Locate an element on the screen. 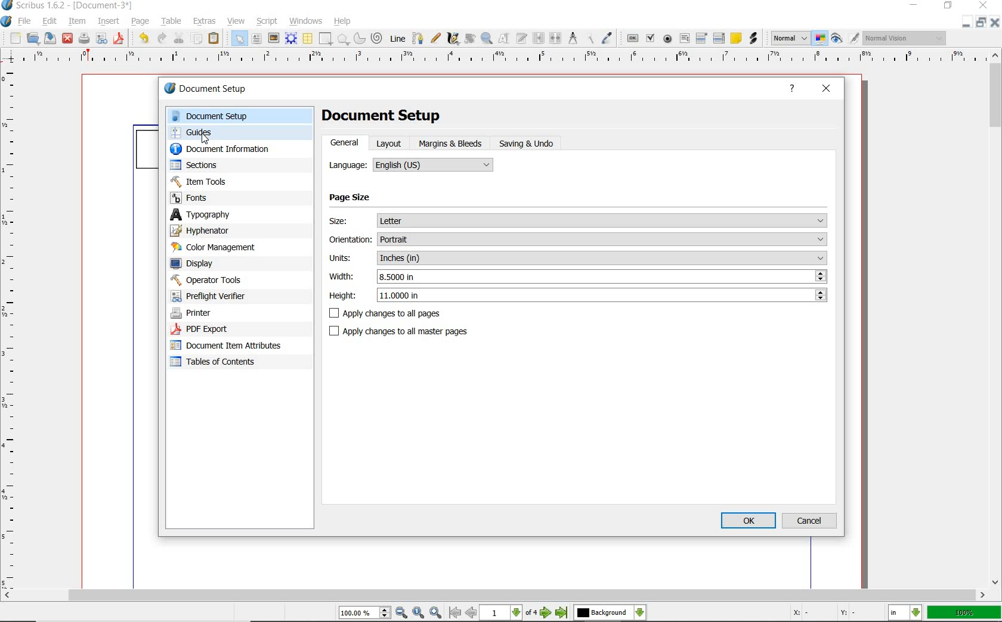 The image size is (1002, 622). hyphenator is located at coordinates (233, 231).